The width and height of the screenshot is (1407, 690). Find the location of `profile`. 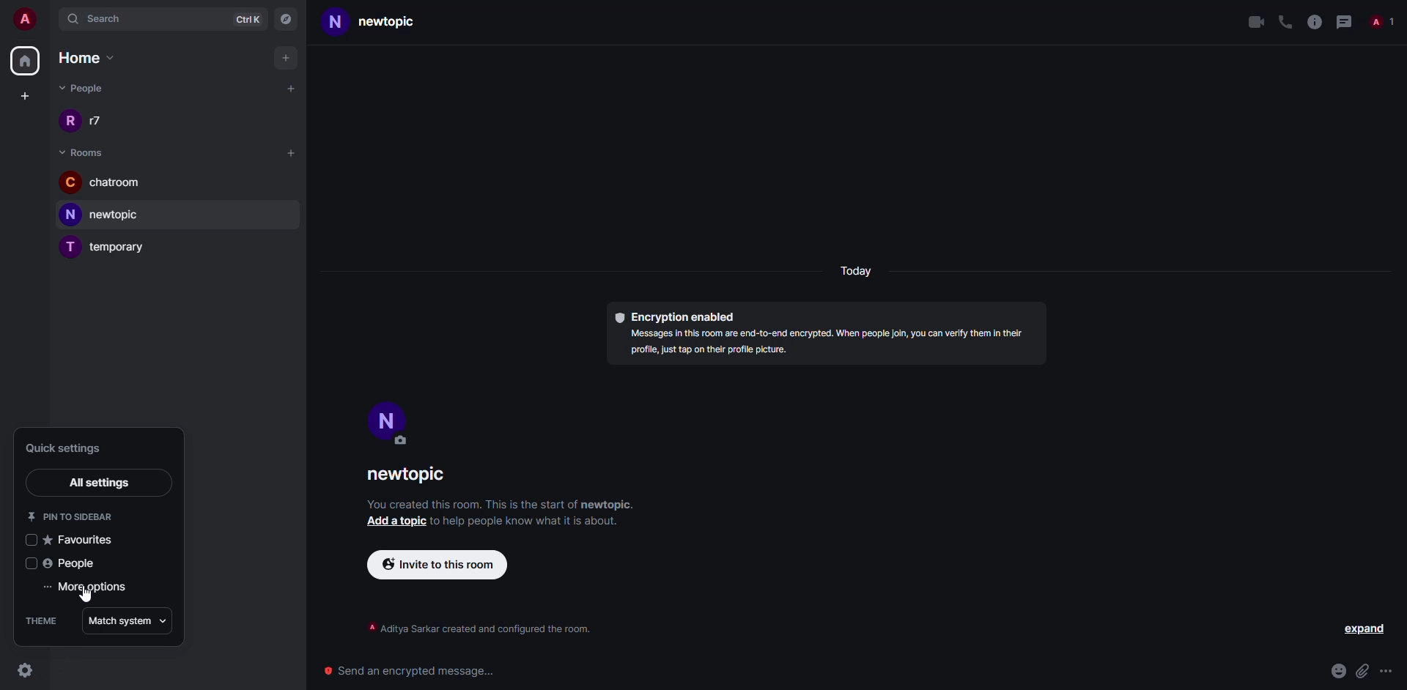

profile is located at coordinates (387, 423).